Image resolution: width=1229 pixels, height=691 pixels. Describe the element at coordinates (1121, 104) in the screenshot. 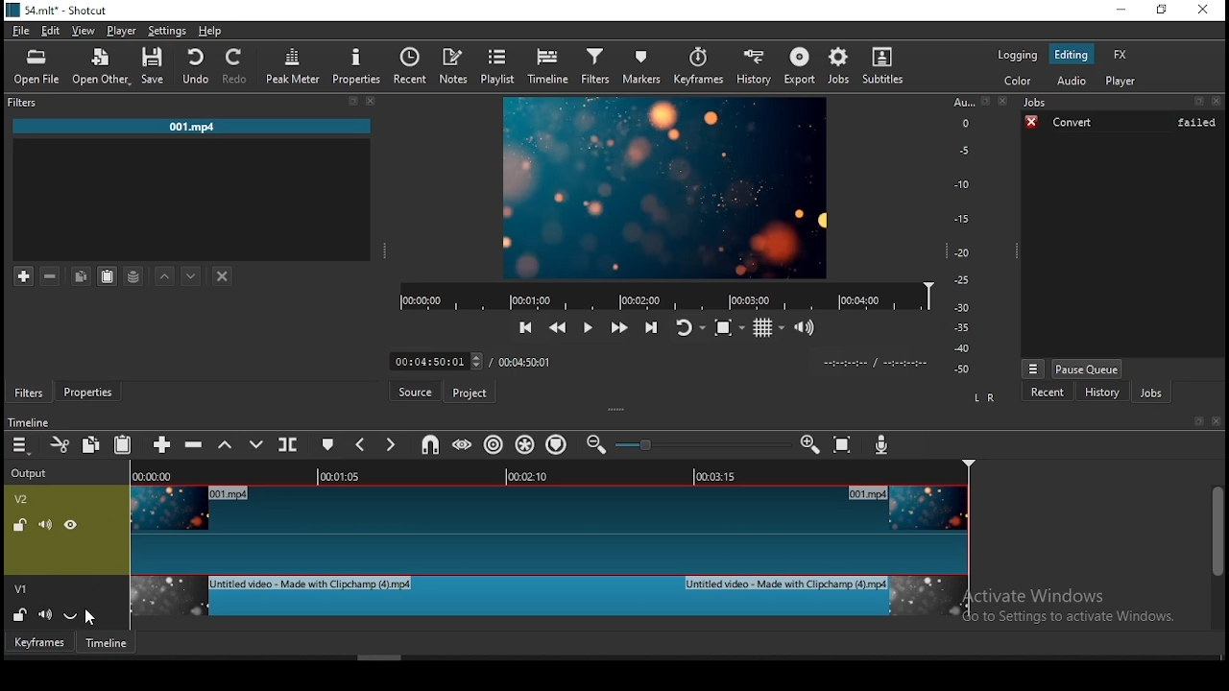

I see `jobs` at that location.